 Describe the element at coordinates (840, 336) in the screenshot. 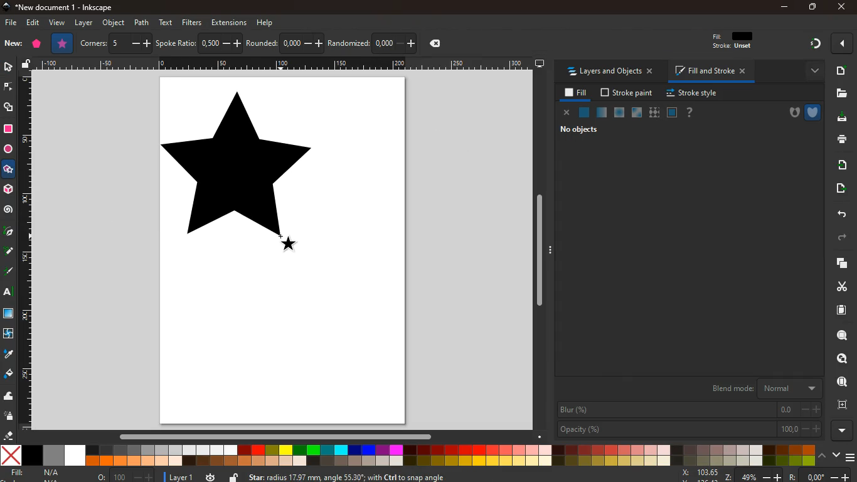

I see `zoom` at that location.